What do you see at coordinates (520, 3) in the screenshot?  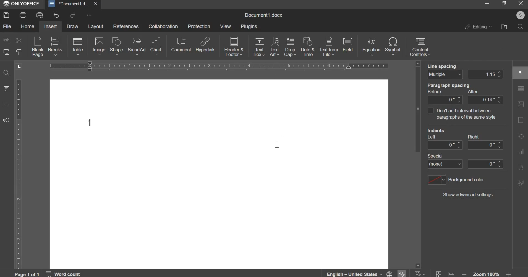 I see `exit` at bounding box center [520, 3].